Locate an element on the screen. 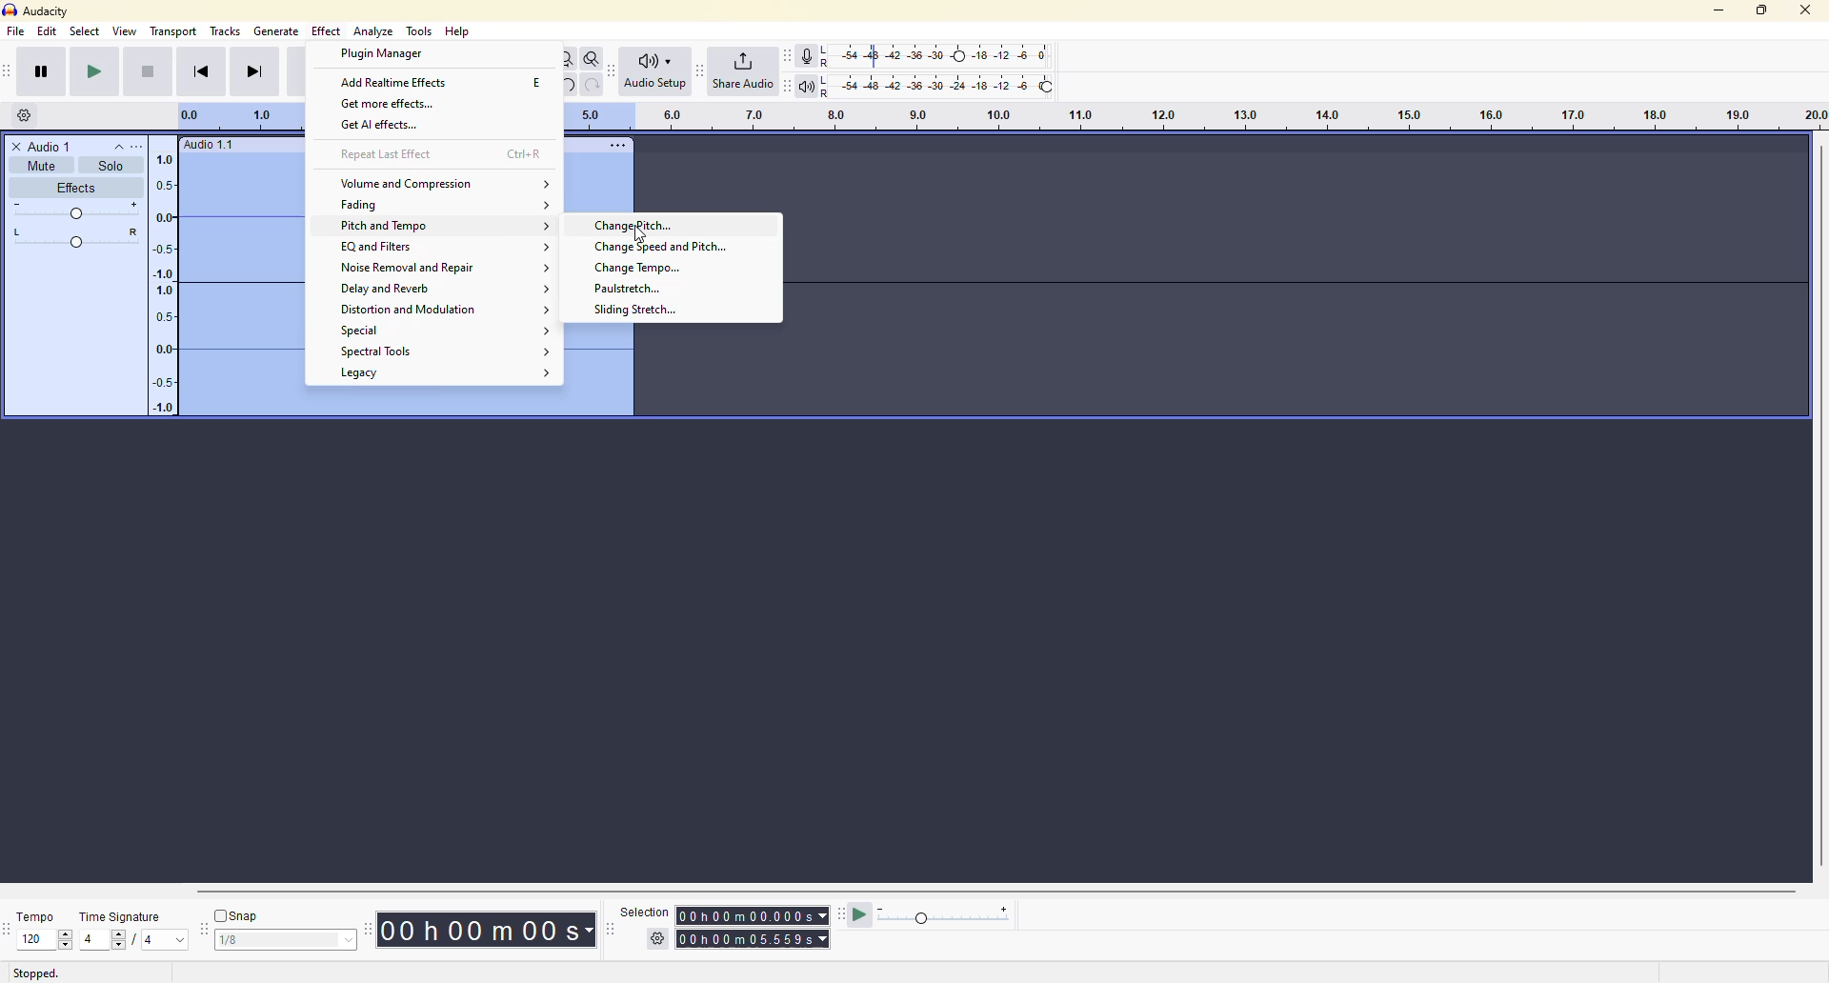 This screenshot has width=1829, height=983. 4 is located at coordinates (149, 942).